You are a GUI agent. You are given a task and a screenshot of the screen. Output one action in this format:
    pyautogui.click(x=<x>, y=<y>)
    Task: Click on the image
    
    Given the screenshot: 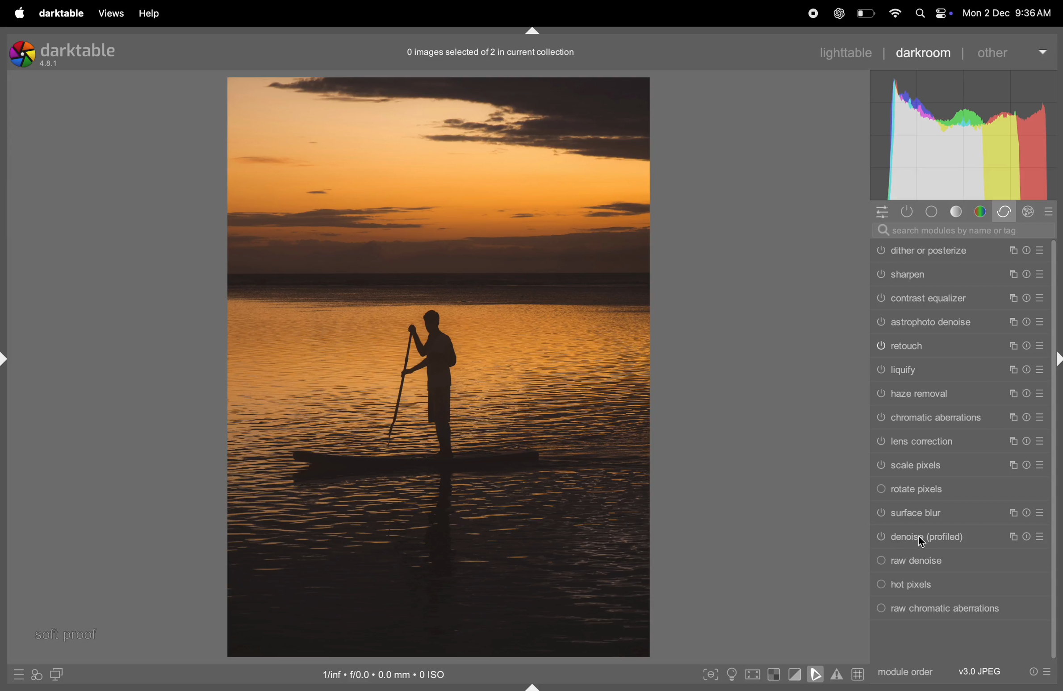 What is the action you would take?
    pyautogui.click(x=438, y=366)
    